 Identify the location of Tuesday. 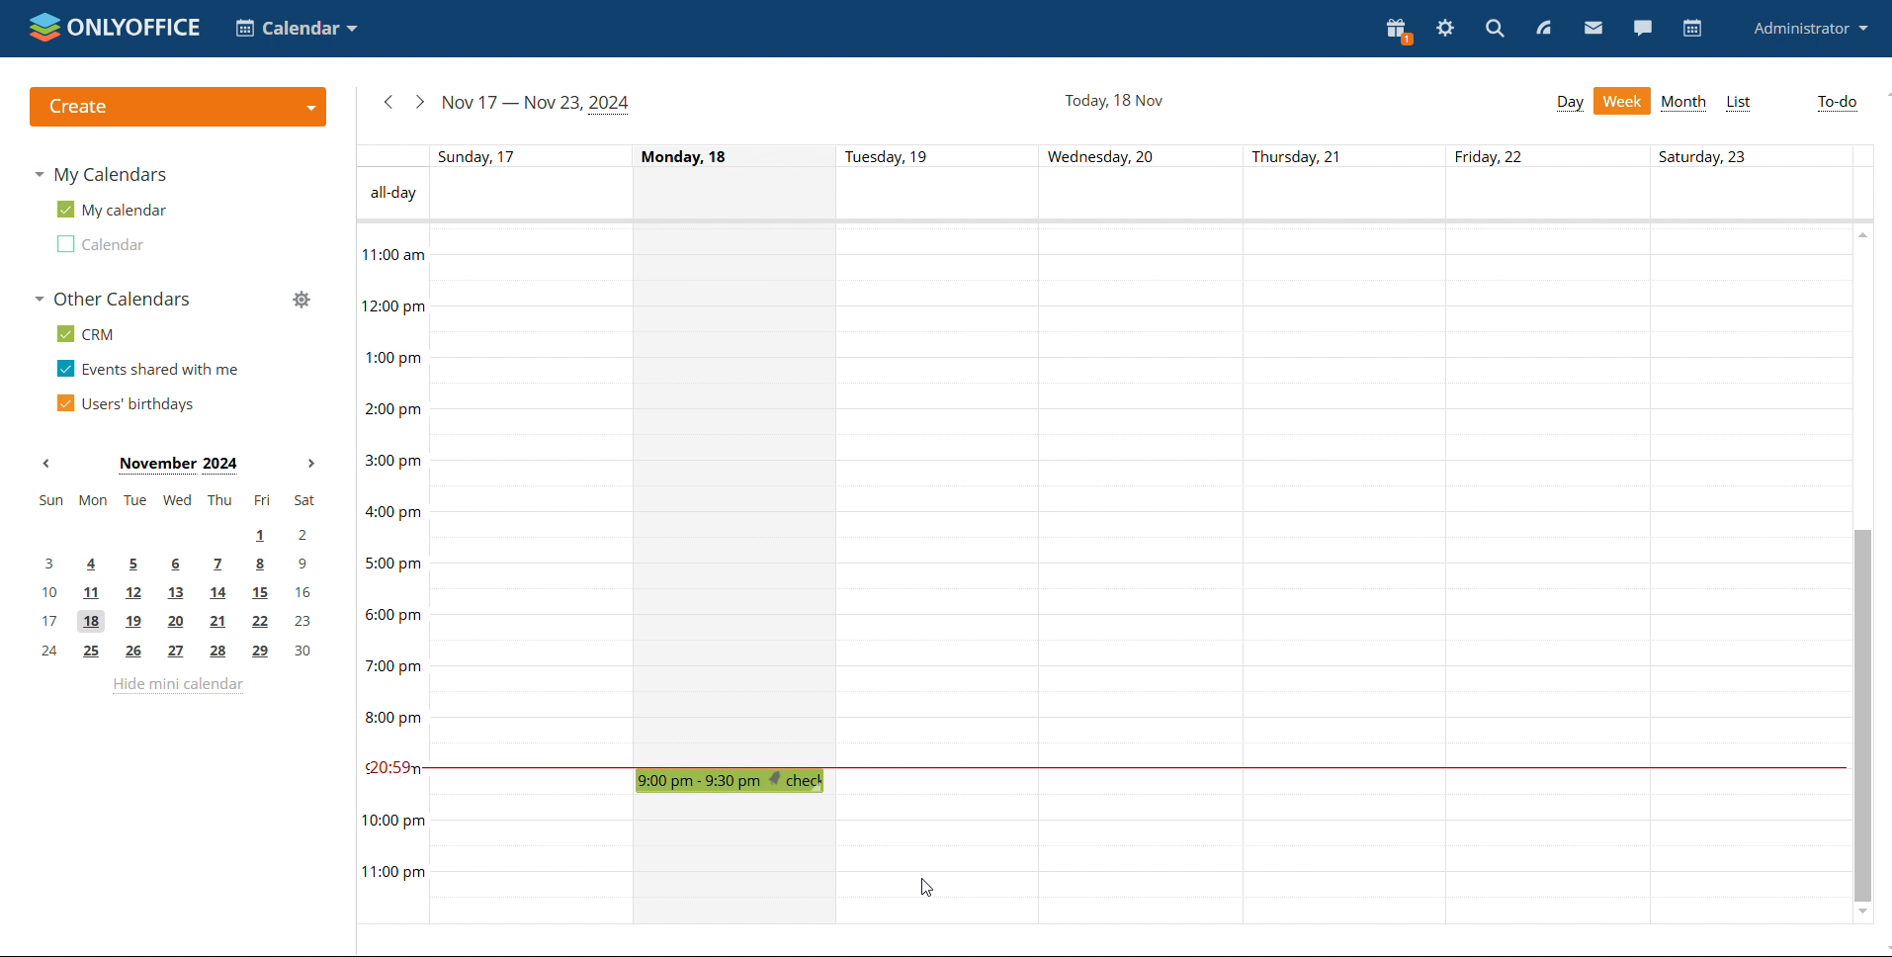
(939, 577).